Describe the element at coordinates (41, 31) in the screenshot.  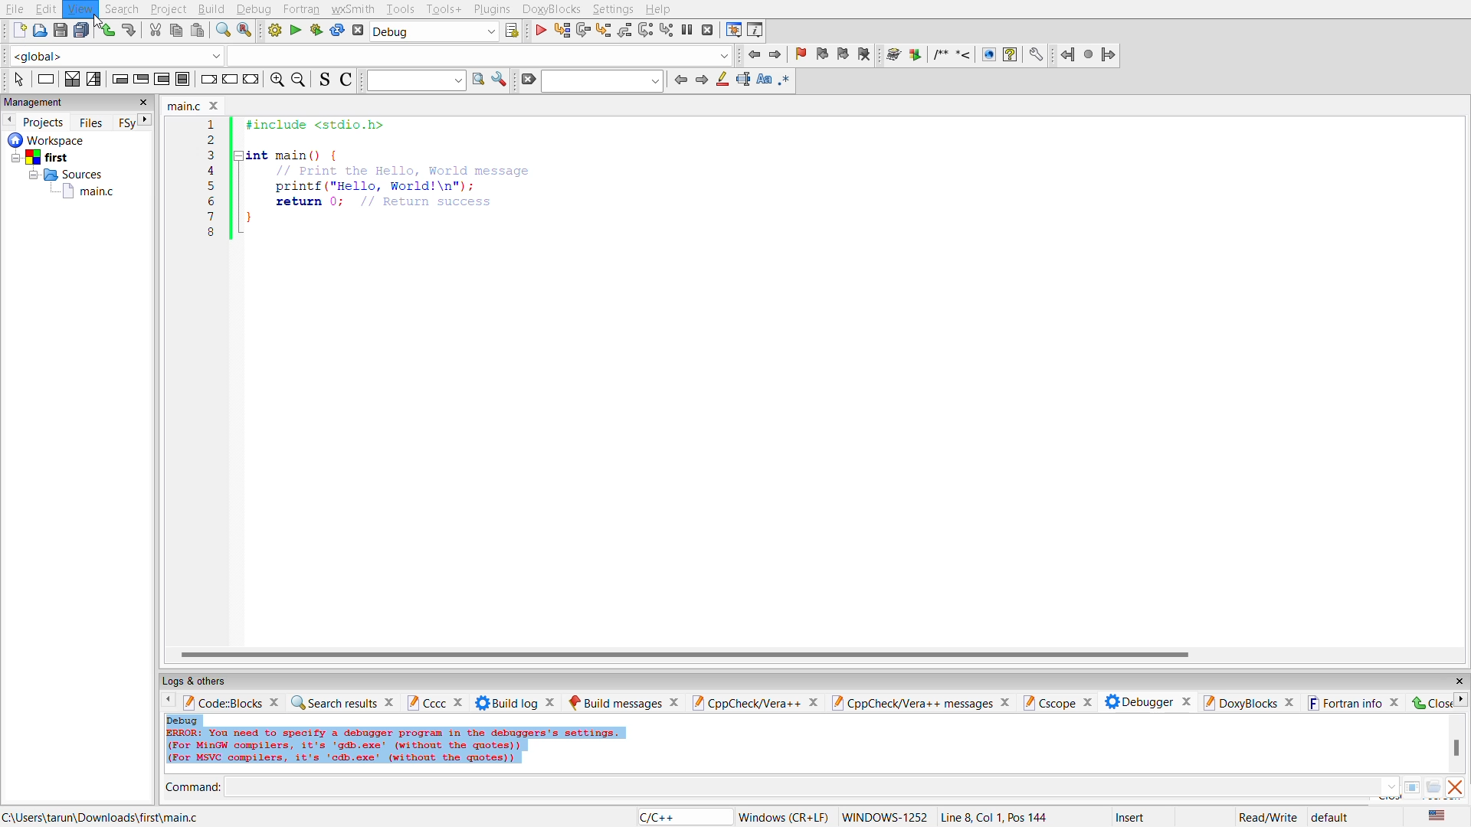
I see `open` at that location.